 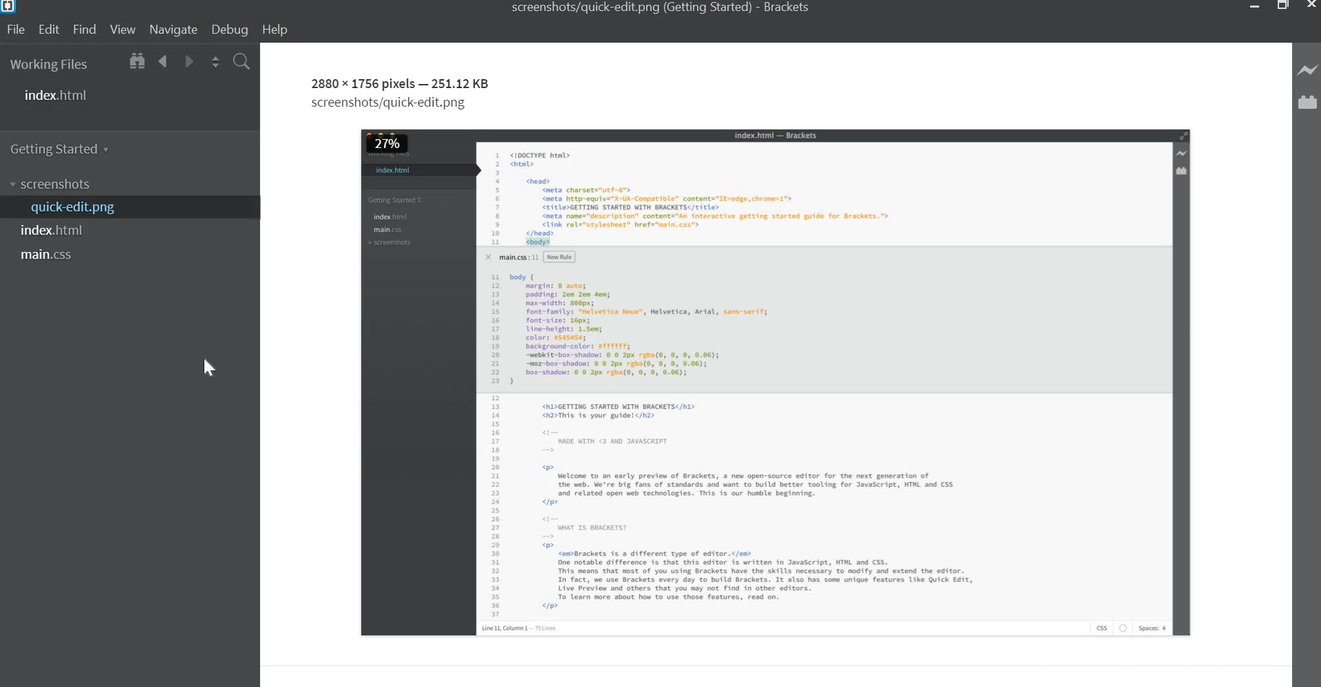 What do you see at coordinates (69, 208) in the screenshot?
I see `quick-edit.png` at bounding box center [69, 208].